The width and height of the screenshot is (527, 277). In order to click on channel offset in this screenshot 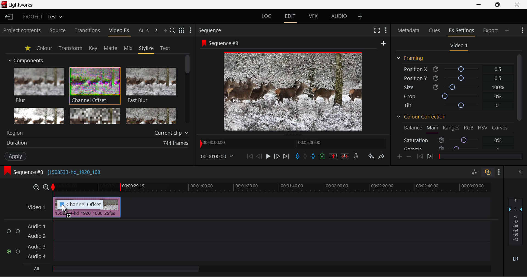, I will do `click(81, 204)`.